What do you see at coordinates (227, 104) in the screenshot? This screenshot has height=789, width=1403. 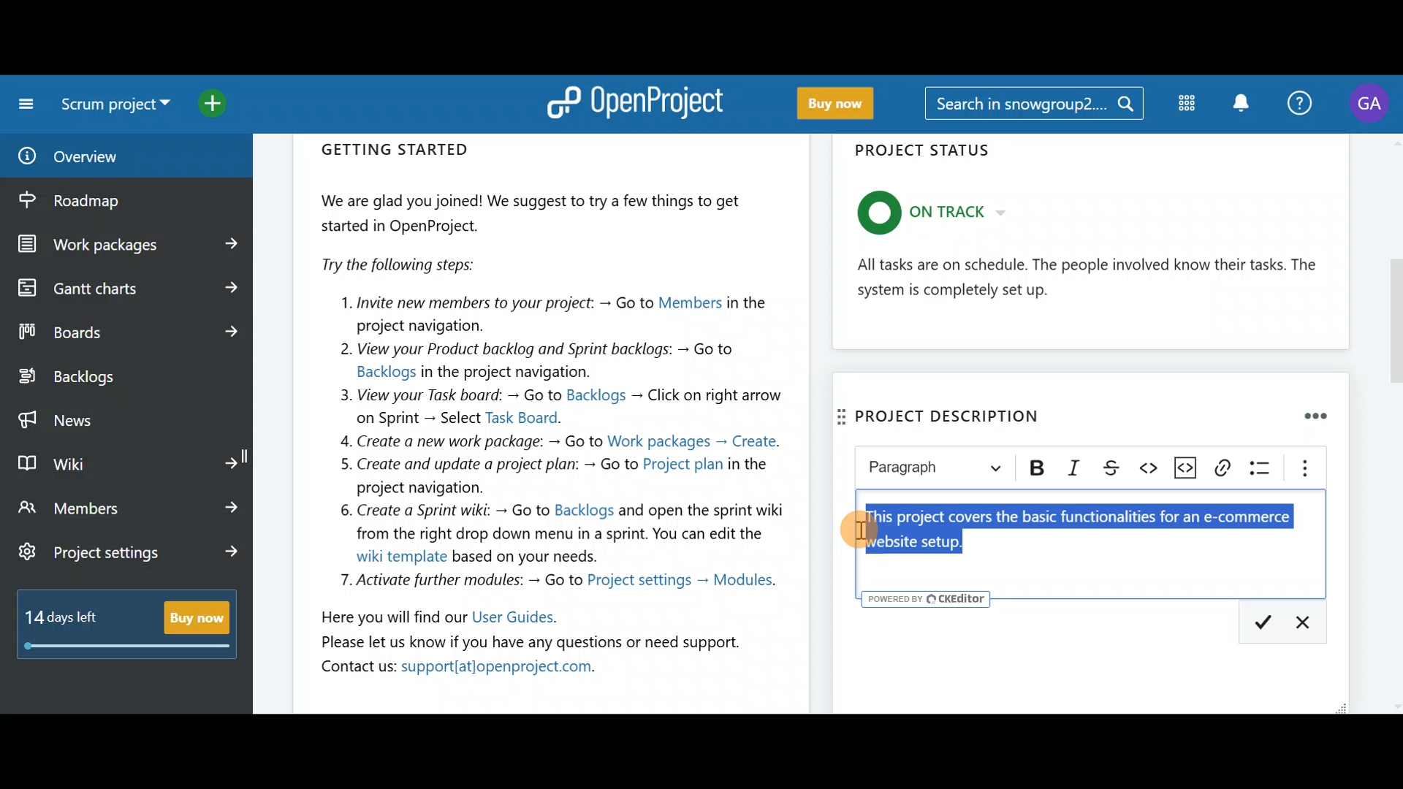 I see `Open quick add menu` at bounding box center [227, 104].